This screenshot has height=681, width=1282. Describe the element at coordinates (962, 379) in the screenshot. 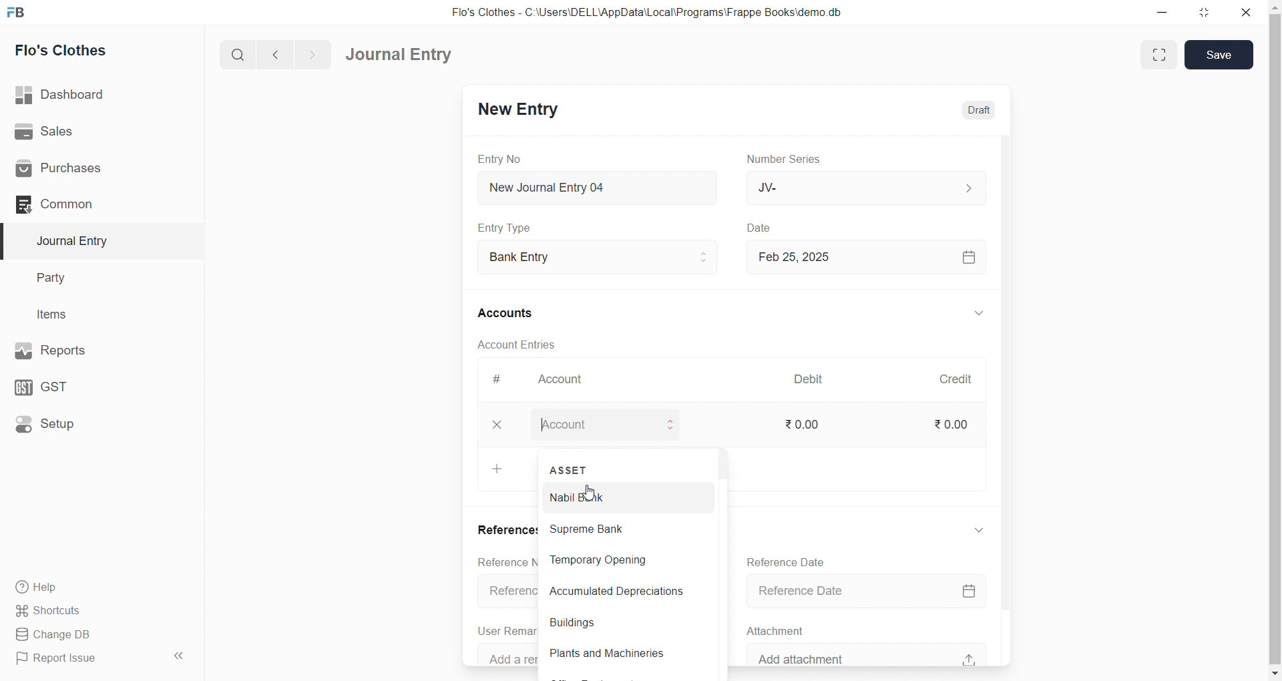

I see `Credit` at that location.